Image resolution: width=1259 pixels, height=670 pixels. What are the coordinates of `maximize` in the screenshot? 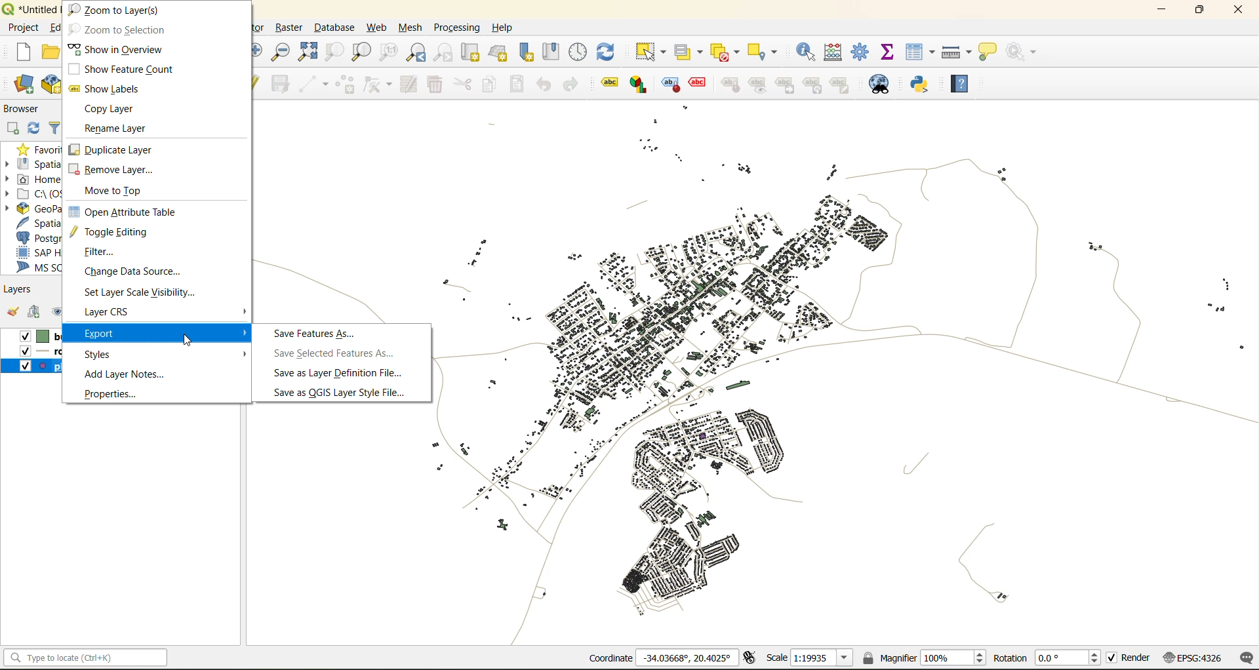 It's located at (1199, 11).